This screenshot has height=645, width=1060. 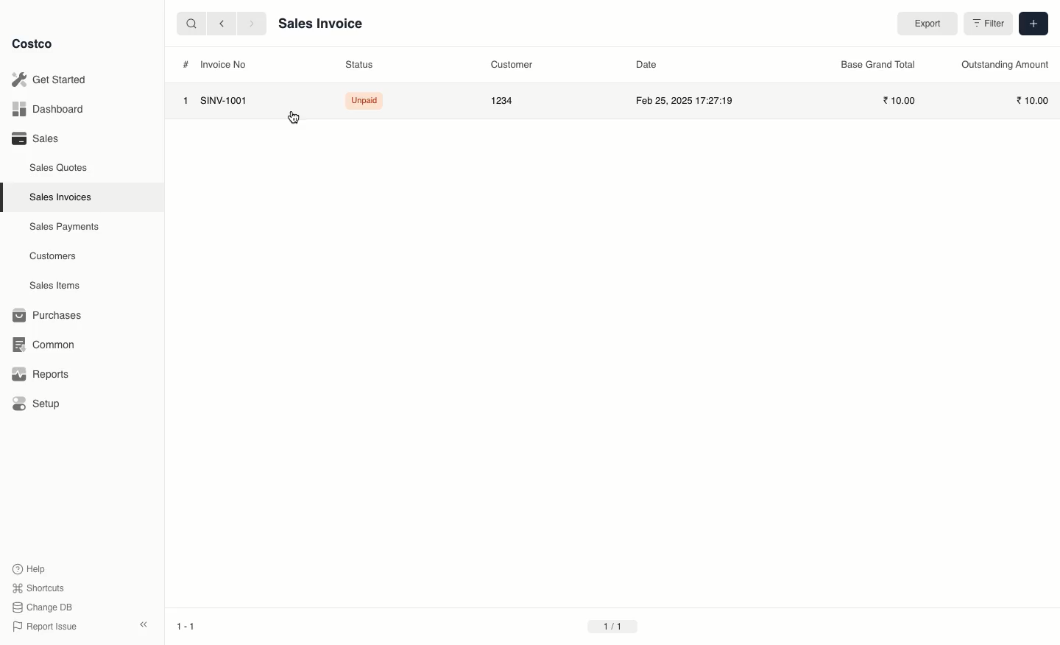 What do you see at coordinates (900, 100) in the screenshot?
I see `10.00` at bounding box center [900, 100].